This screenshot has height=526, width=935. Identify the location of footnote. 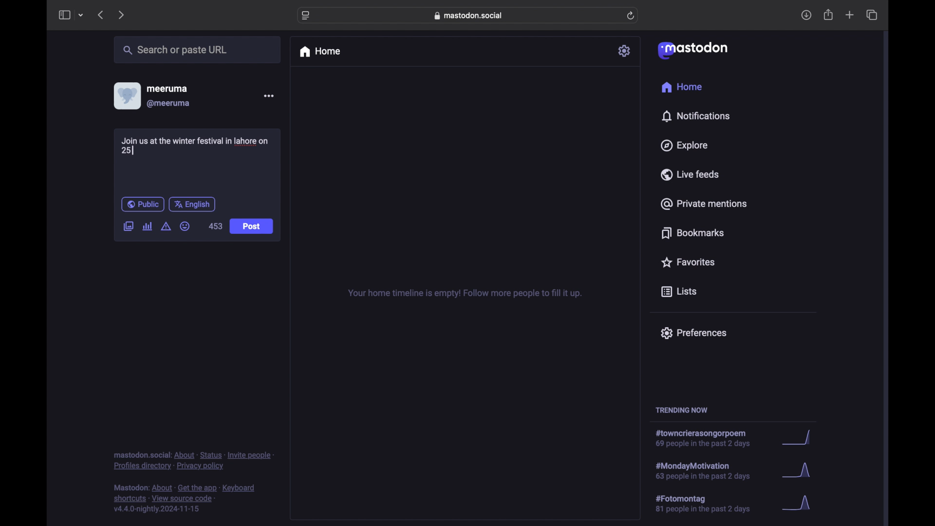
(186, 499).